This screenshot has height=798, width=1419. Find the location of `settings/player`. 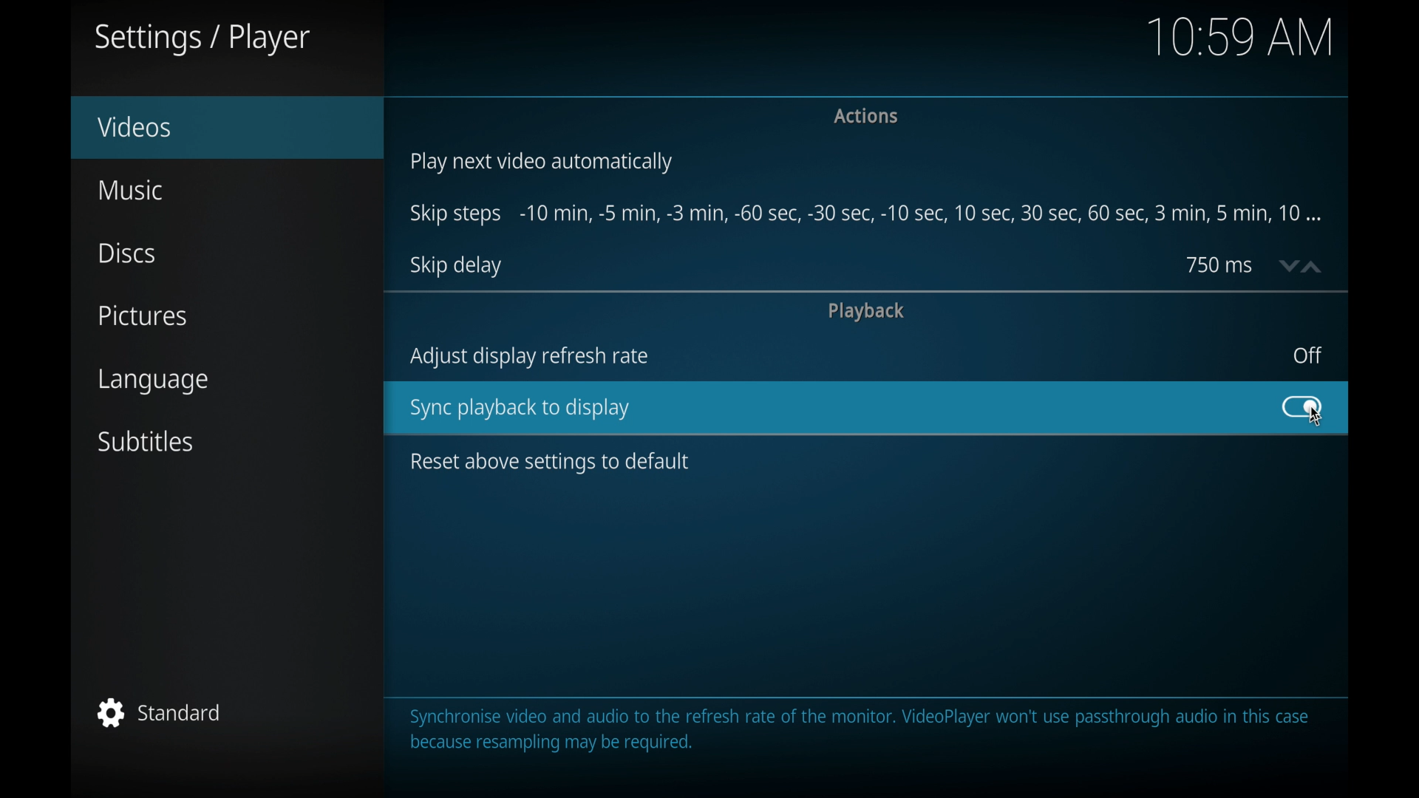

settings/player is located at coordinates (204, 39).